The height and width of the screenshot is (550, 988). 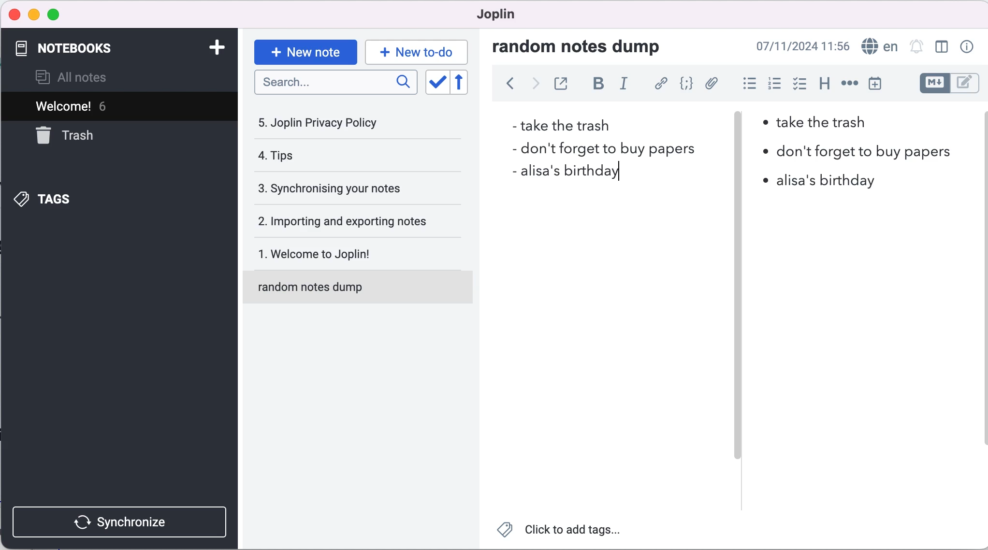 What do you see at coordinates (659, 84) in the screenshot?
I see `hyperlink` at bounding box center [659, 84].